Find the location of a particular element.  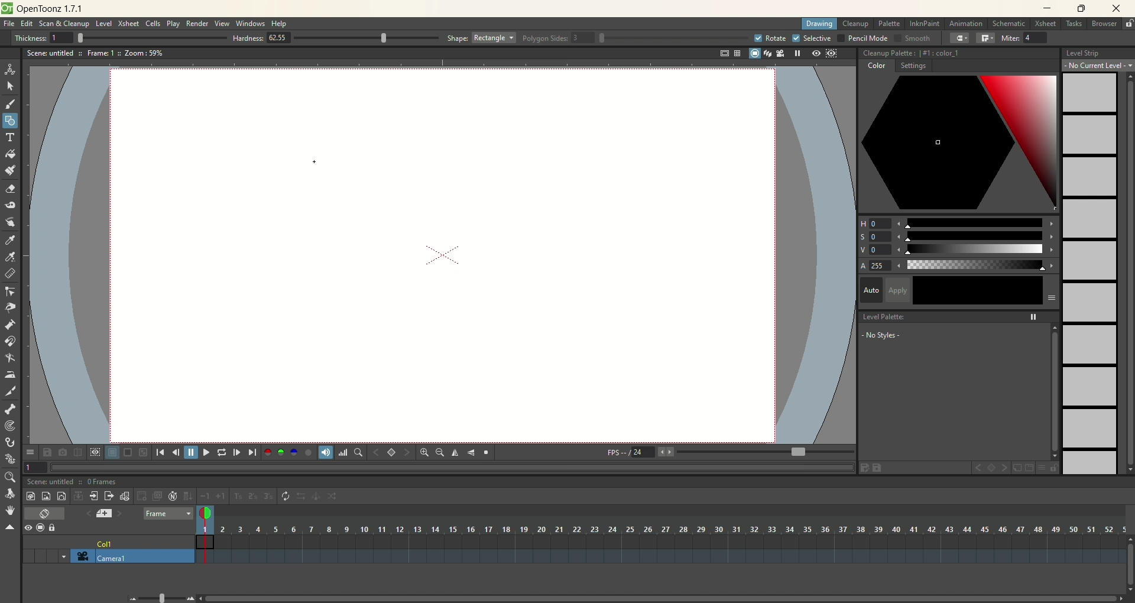

loop is located at coordinates (222, 452).